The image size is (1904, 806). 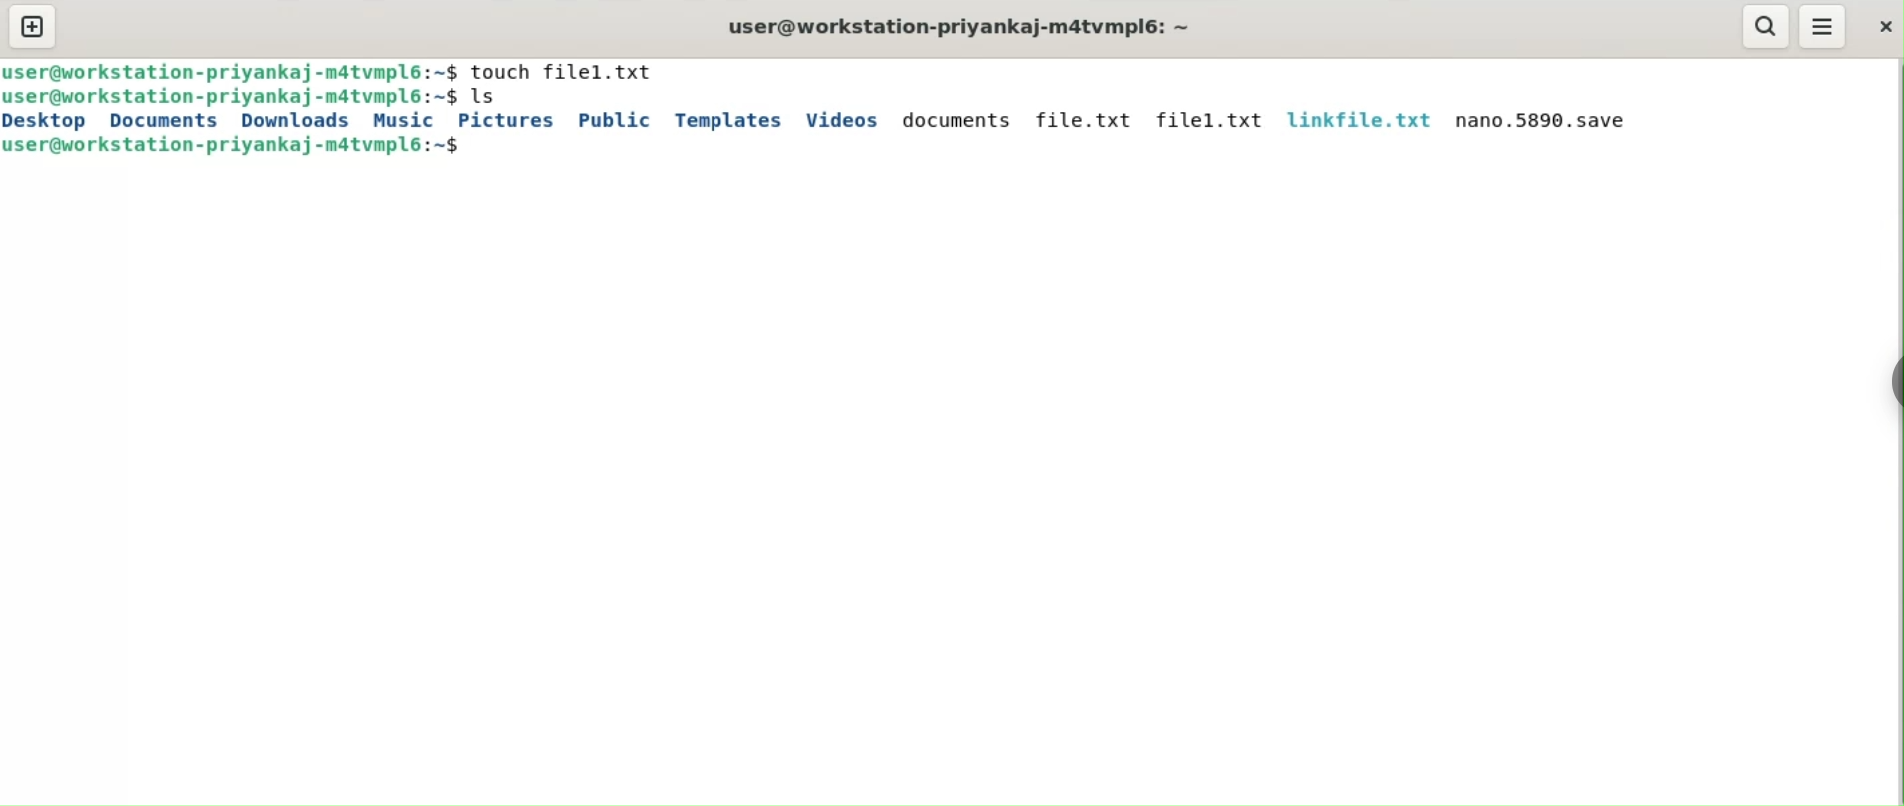 I want to click on desktop, so click(x=47, y=122).